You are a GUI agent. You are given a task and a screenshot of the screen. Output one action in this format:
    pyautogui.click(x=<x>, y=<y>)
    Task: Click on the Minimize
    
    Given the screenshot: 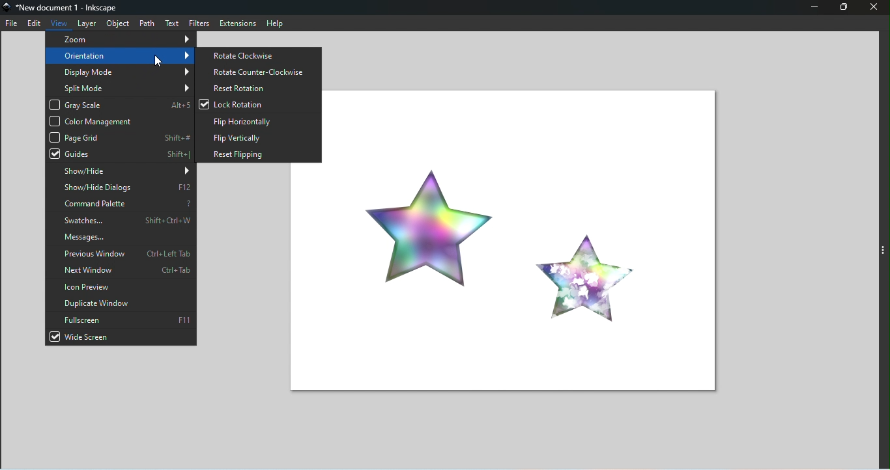 What is the action you would take?
    pyautogui.click(x=816, y=8)
    